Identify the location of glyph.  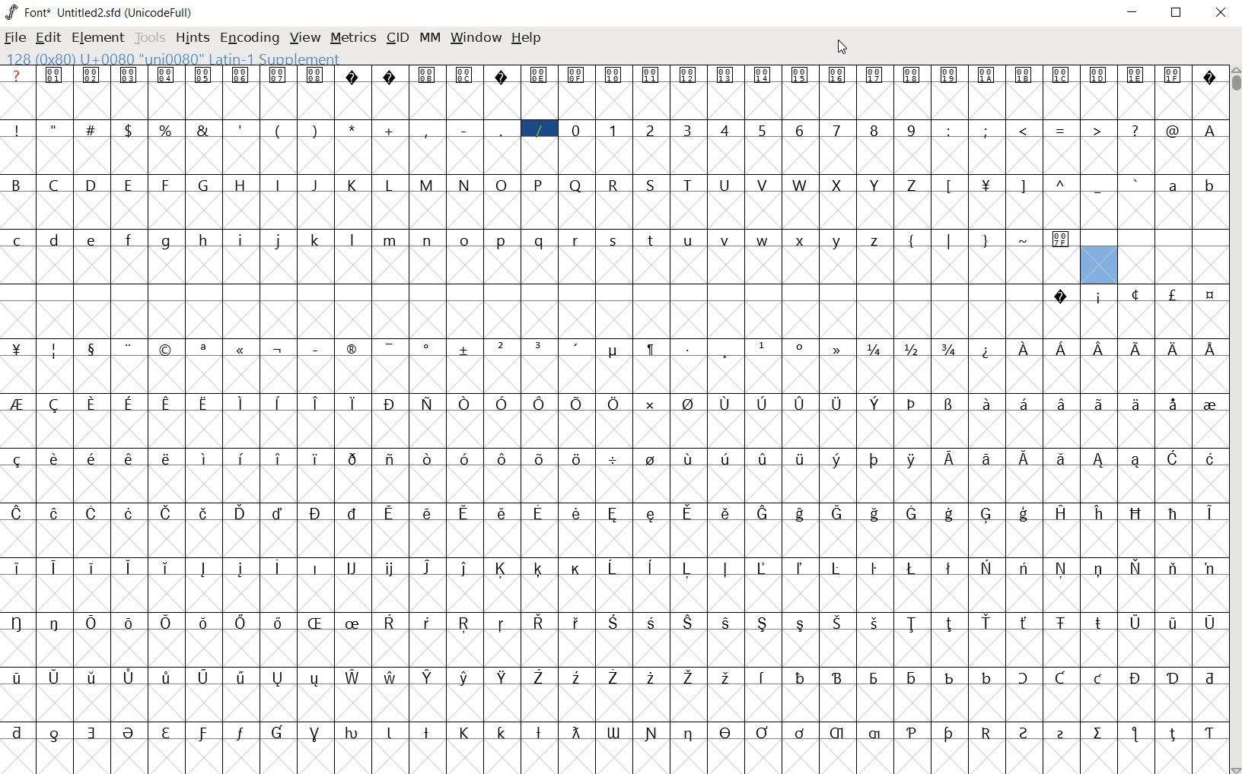
(910, 186).